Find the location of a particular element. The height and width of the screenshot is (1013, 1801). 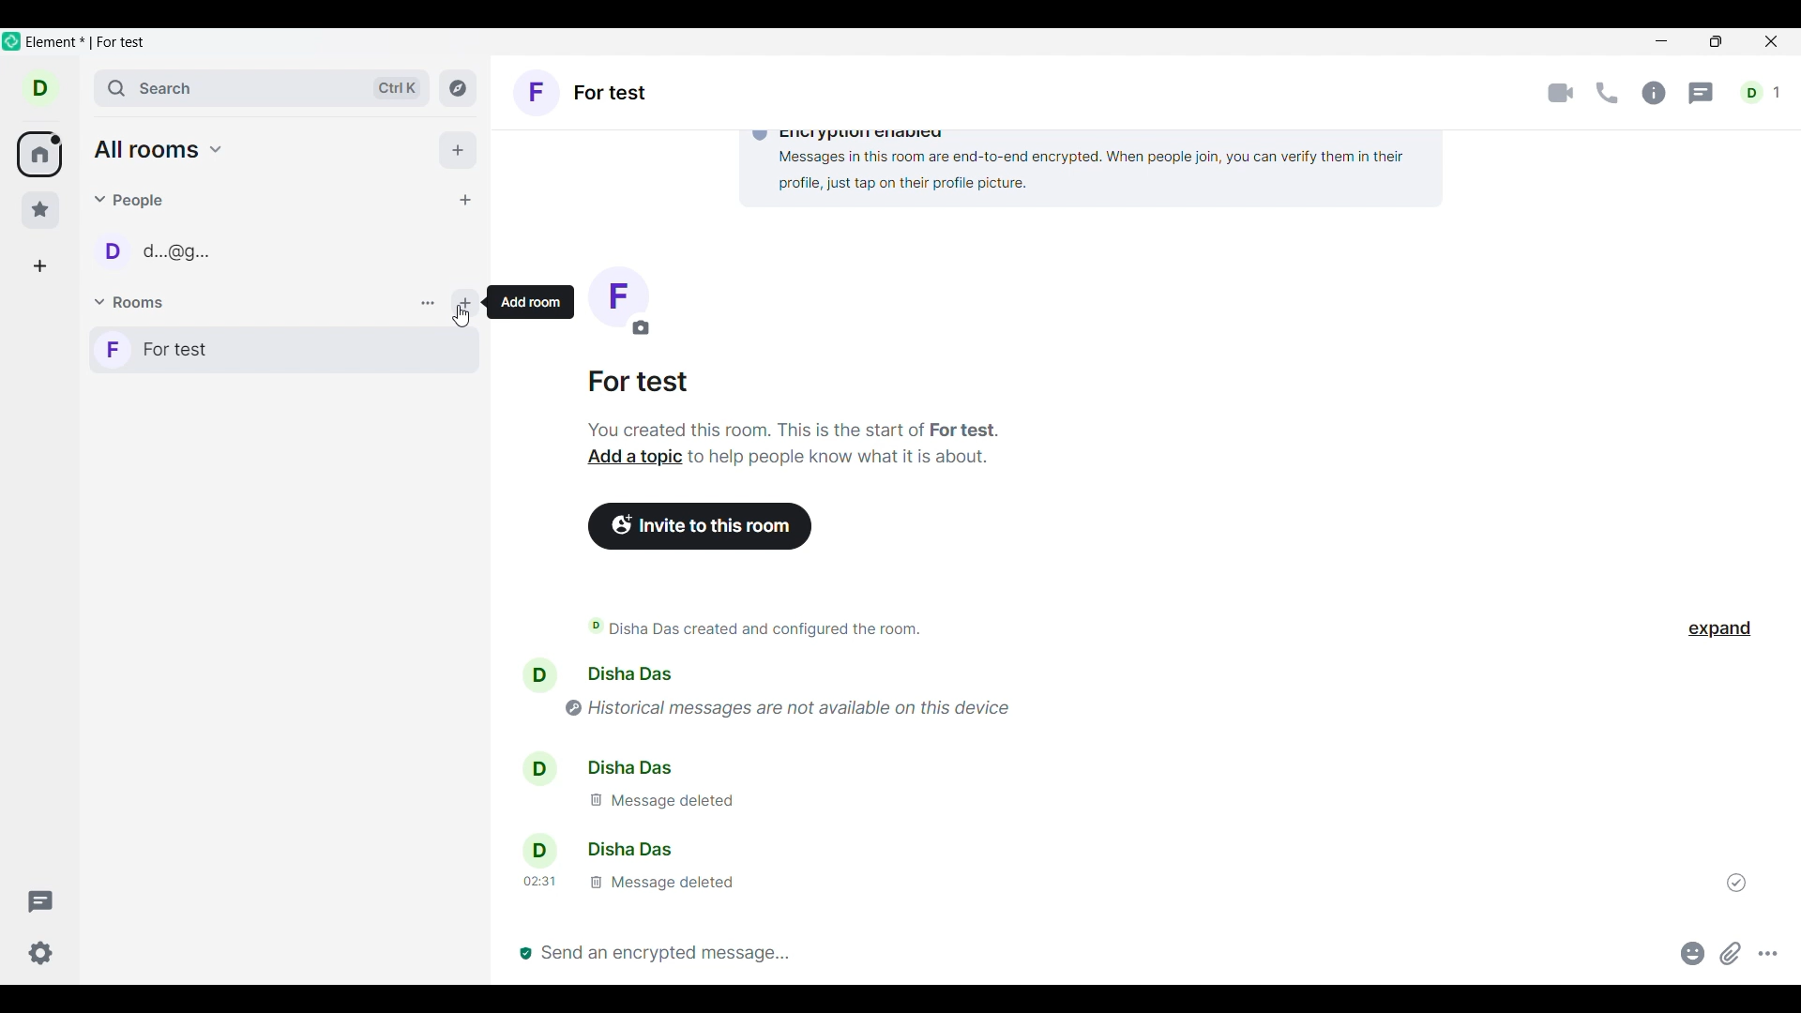

Room info is located at coordinates (1656, 93).